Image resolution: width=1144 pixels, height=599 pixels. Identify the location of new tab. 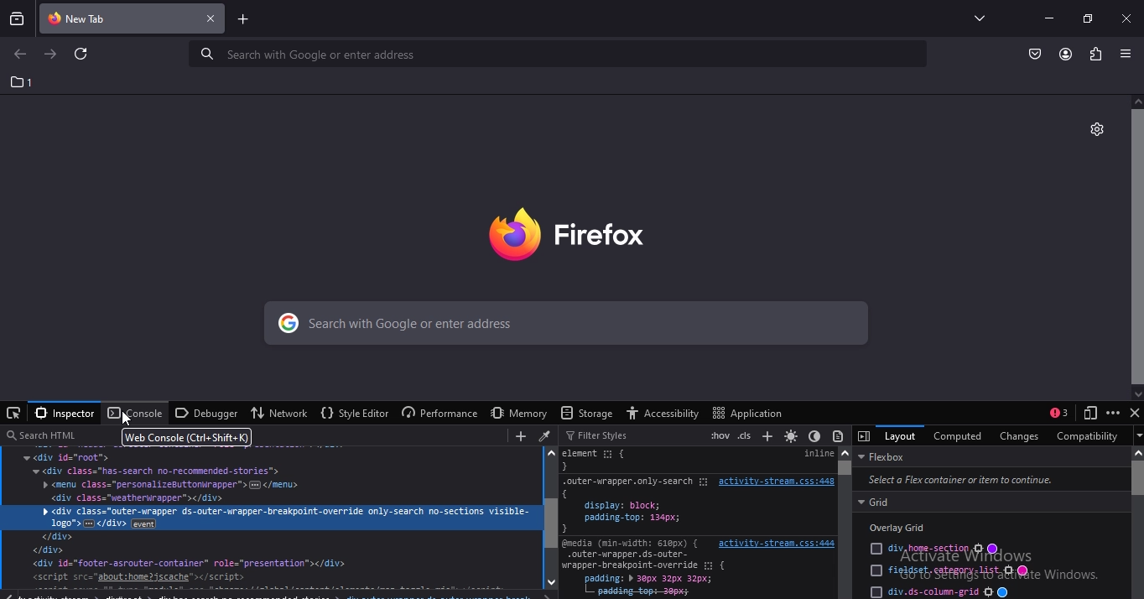
(243, 18).